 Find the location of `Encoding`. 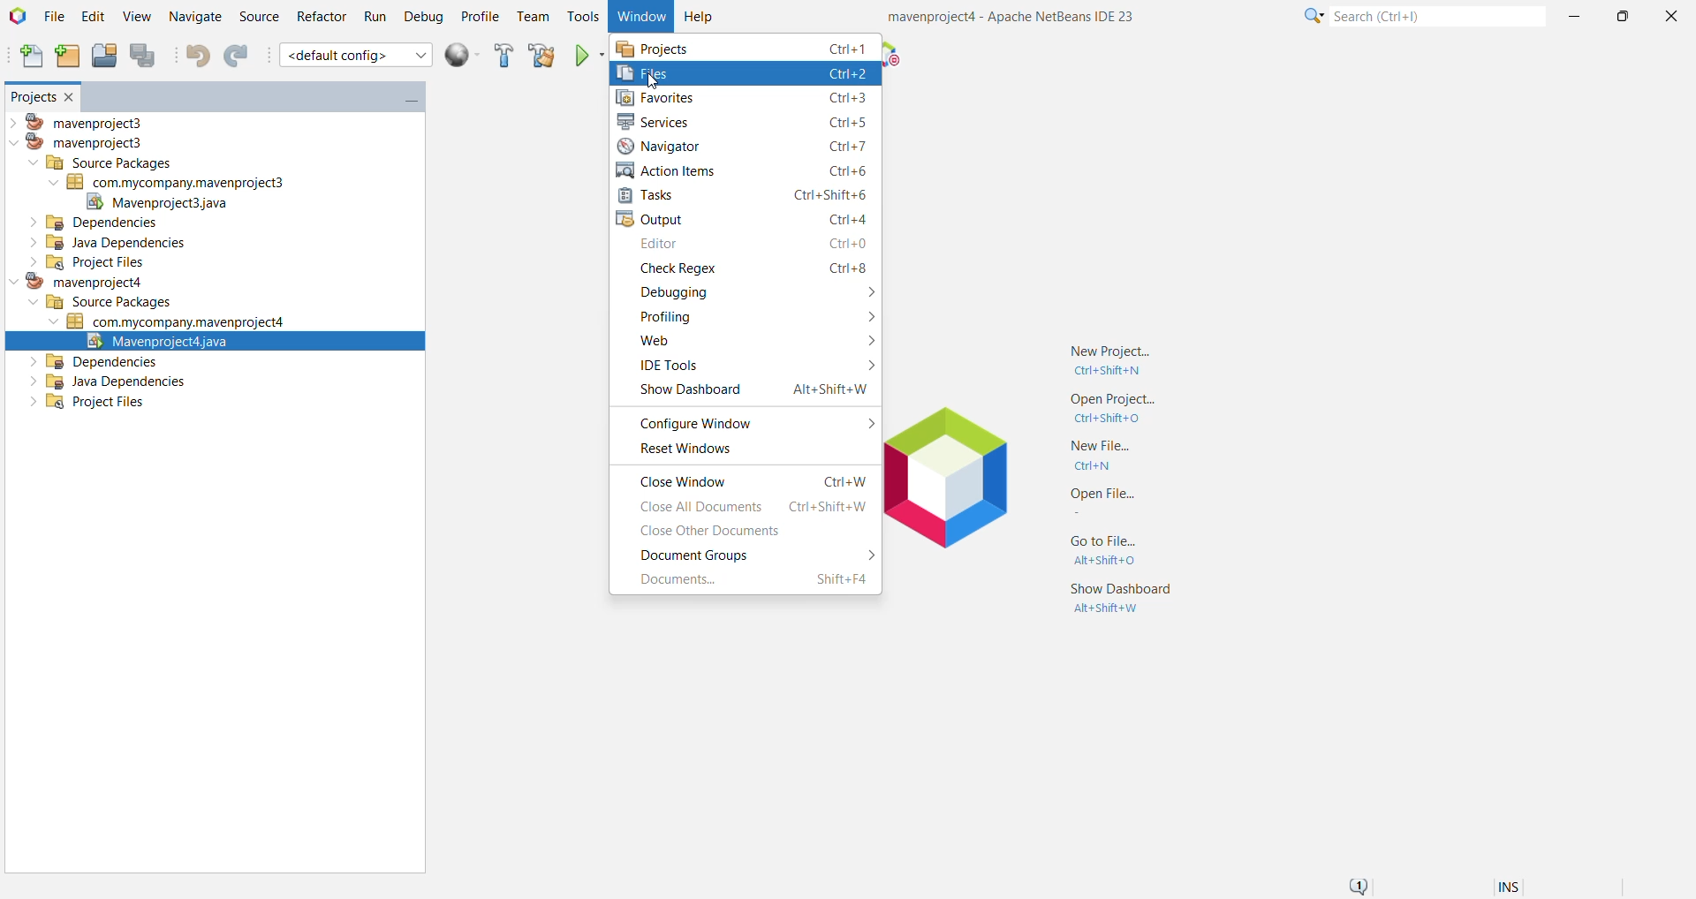

Encoding is located at coordinates (1531, 885).